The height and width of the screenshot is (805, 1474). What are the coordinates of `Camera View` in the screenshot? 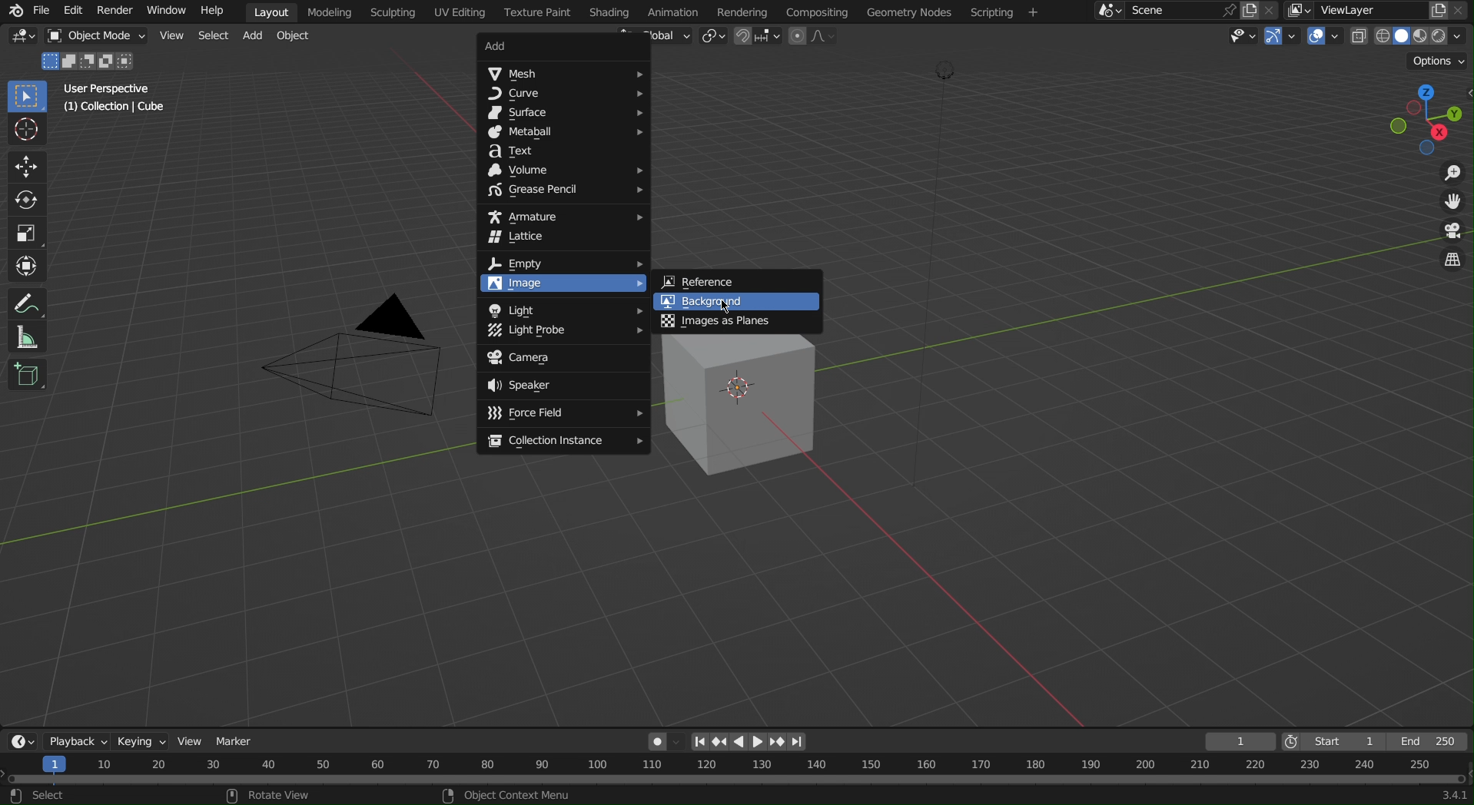 It's located at (1452, 233).